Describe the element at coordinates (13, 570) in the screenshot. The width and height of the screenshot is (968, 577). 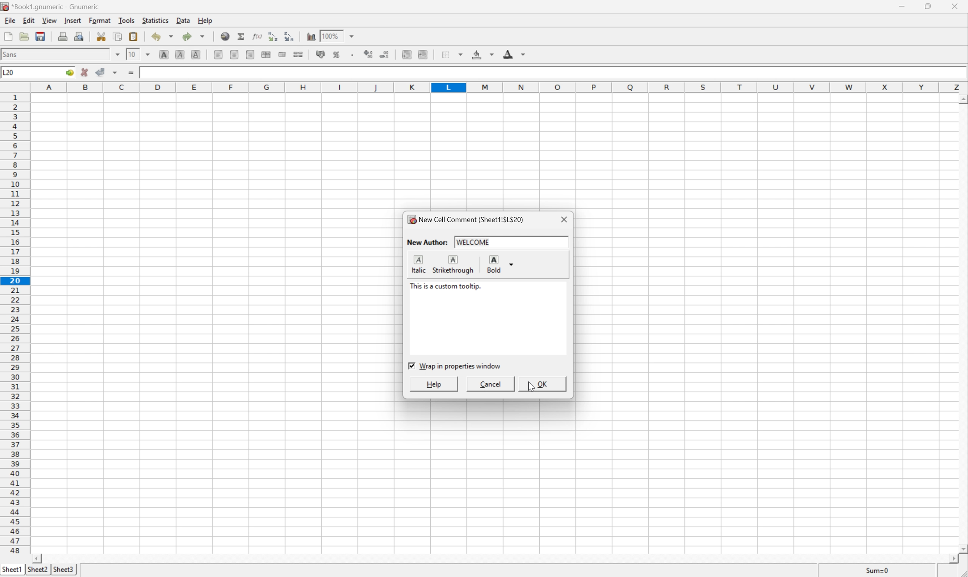
I see `Sheet1` at that location.